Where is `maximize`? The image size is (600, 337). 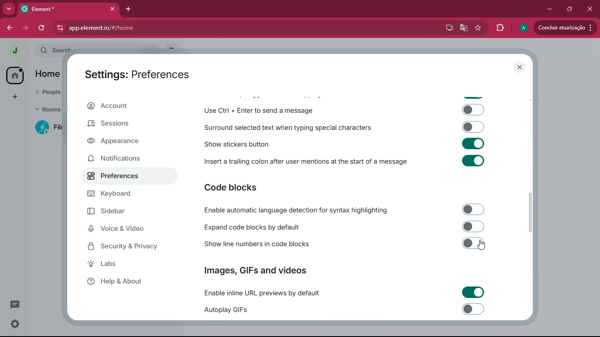
maximize is located at coordinates (571, 10).